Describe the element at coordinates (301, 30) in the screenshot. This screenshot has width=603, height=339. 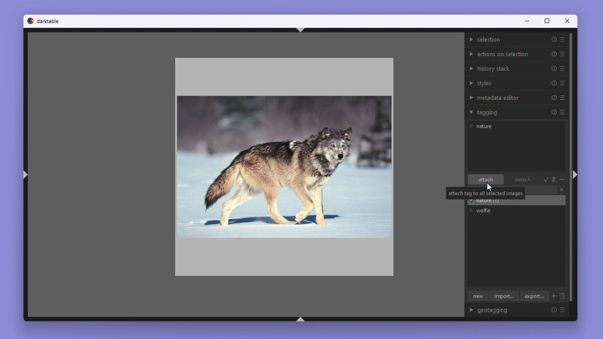
I see `ctrl+shift+t` at that location.